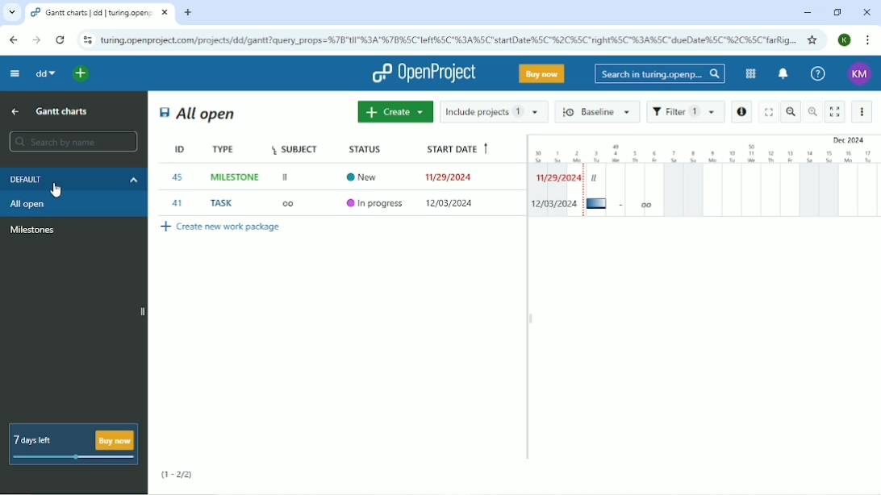 This screenshot has height=495, width=881. What do you see at coordinates (449, 40) in the screenshot?
I see `Site` at bounding box center [449, 40].